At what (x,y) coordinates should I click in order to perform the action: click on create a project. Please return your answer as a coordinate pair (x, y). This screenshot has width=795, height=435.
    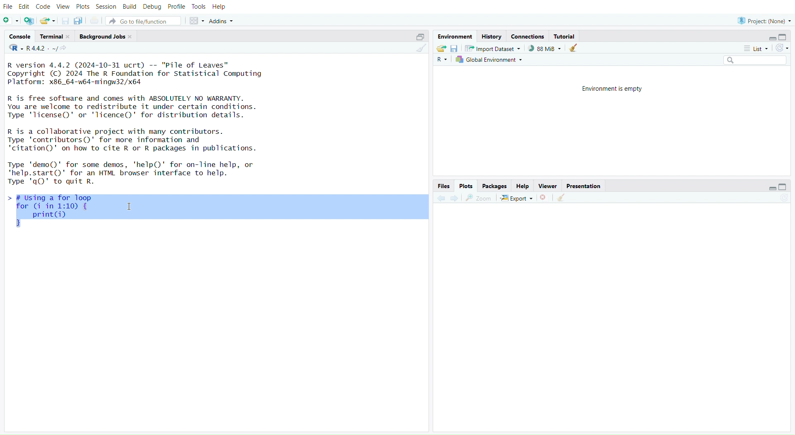
    Looking at the image, I should click on (29, 21).